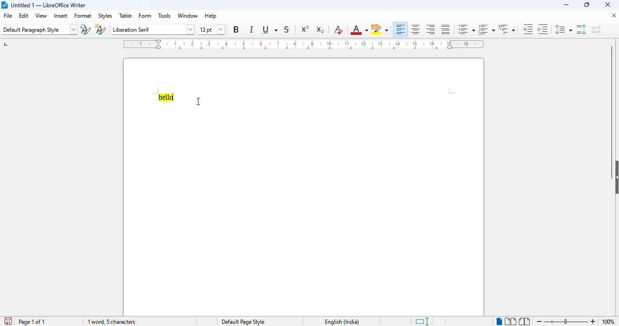 This screenshot has width=619, height=326. What do you see at coordinates (539, 321) in the screenshot?
I see `zoom out` at bounding box center [539, 321].